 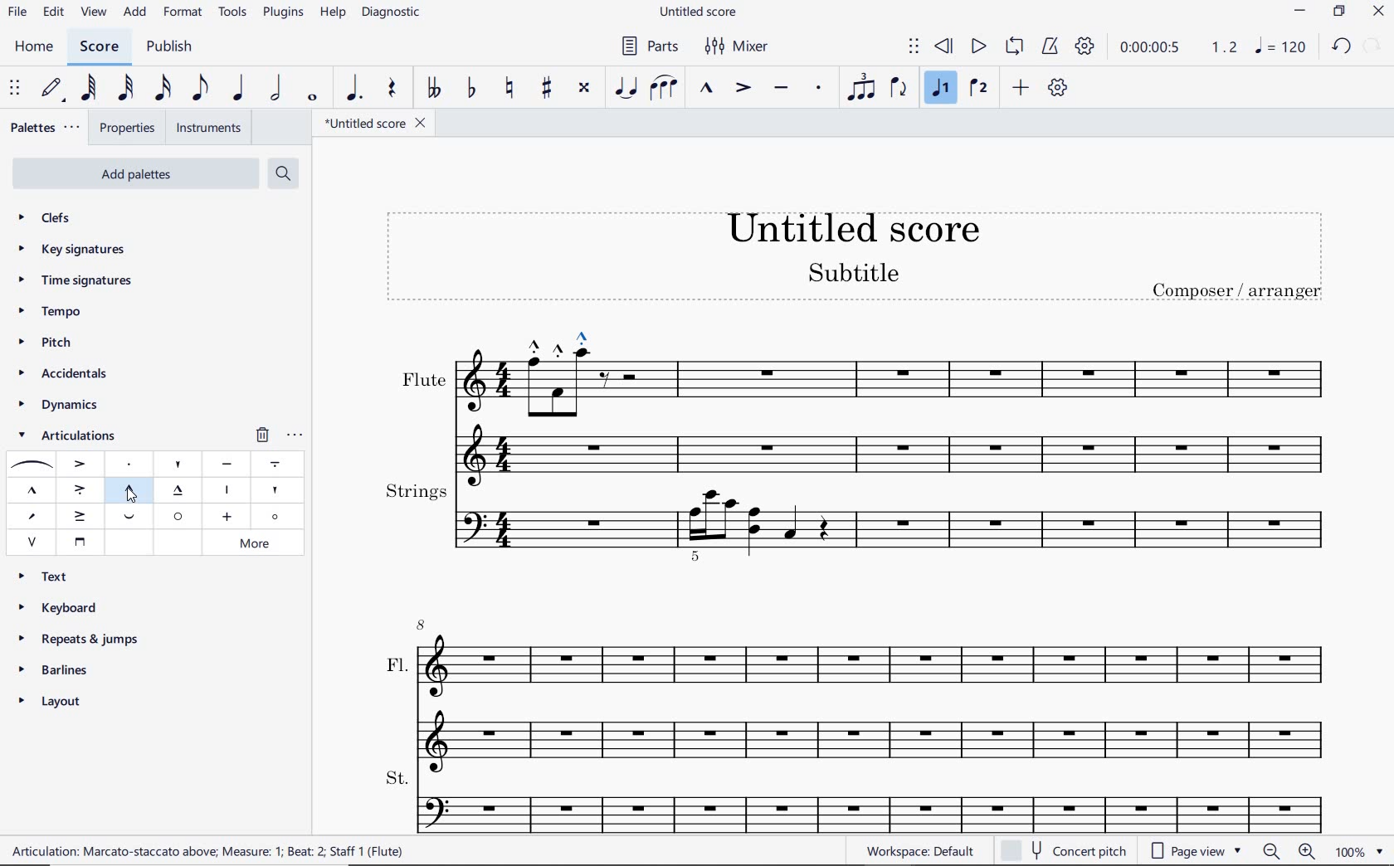 What do you see at coordinates (664, 89) in the screenshot?
I see `SLUR` at bounding box center [664, 89].